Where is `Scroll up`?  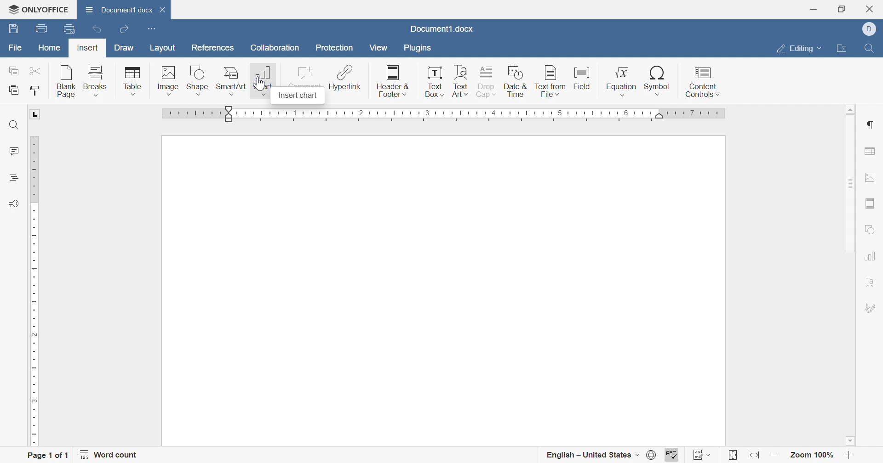
Scroll up is located at coordinates (851, 109).